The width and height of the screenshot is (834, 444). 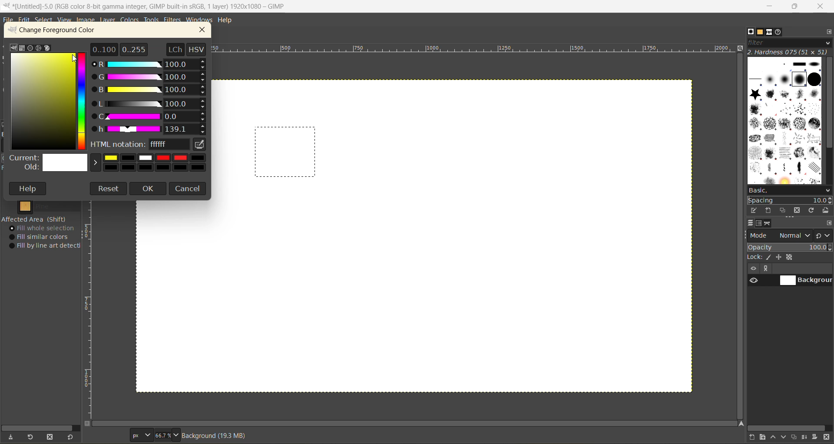 What do you see at coordinates (45, 229) in the screenshot?
I see `fill whole selection` at bounding box center [45, 229].